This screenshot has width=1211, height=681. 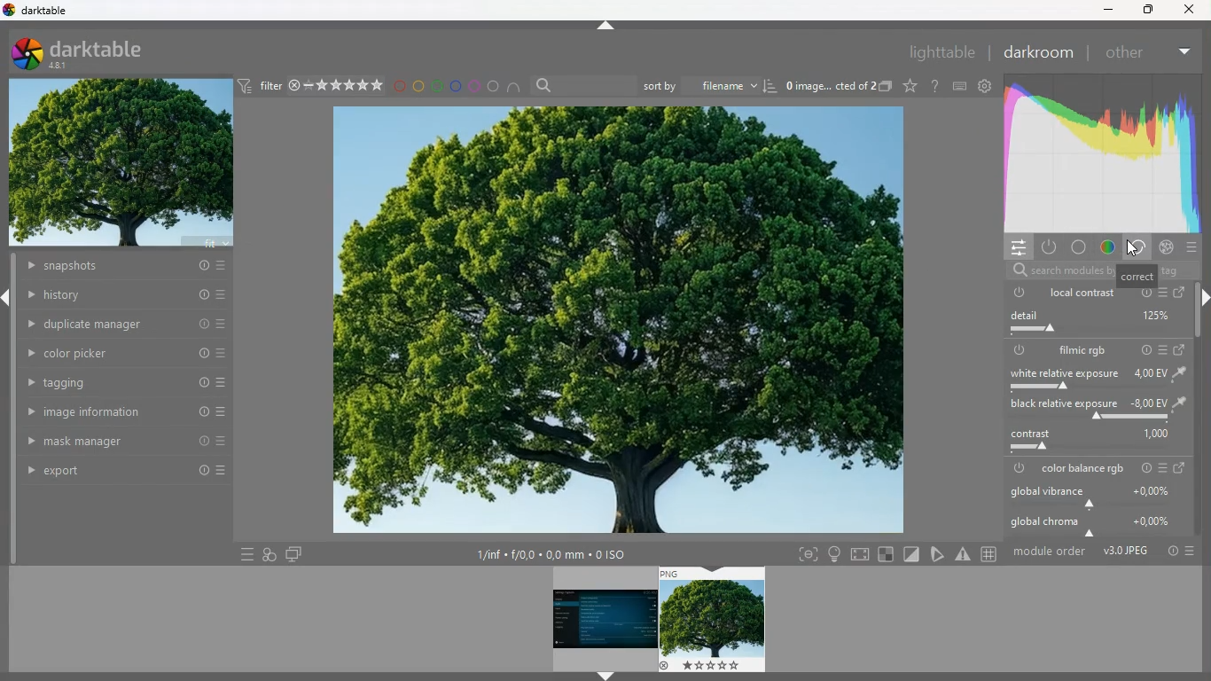 I want to click on settings, so click(x=988, y=86).